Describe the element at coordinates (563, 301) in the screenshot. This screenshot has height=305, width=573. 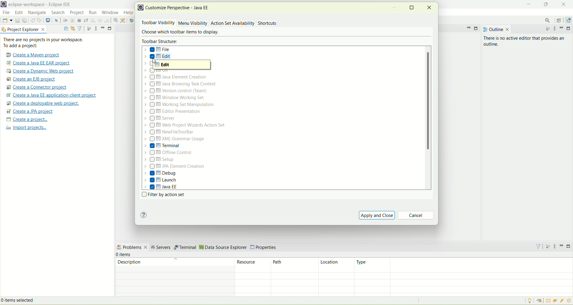
I see `samples` at that location.